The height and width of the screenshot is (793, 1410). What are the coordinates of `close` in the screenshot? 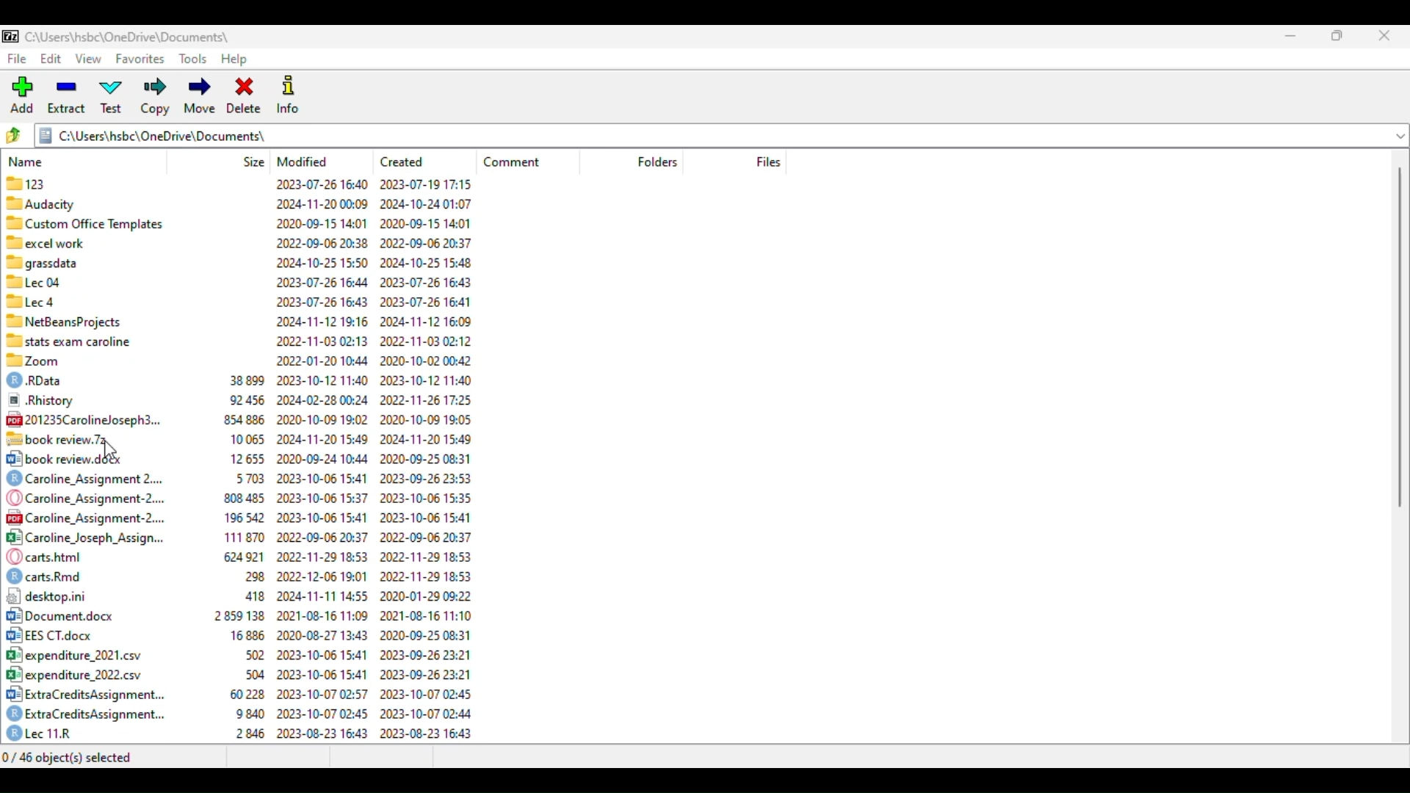 It's located at (1384, 36).